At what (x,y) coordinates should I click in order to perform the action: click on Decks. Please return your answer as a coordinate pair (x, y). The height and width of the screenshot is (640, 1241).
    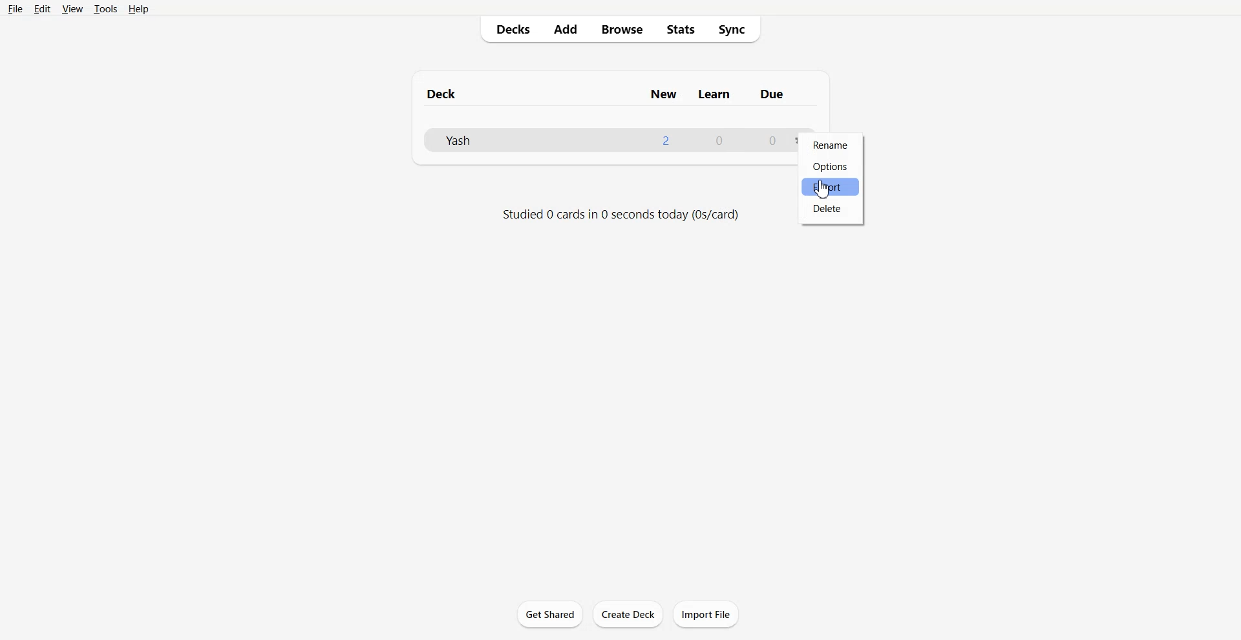
    Looking at the image, I should click on (511, 29).